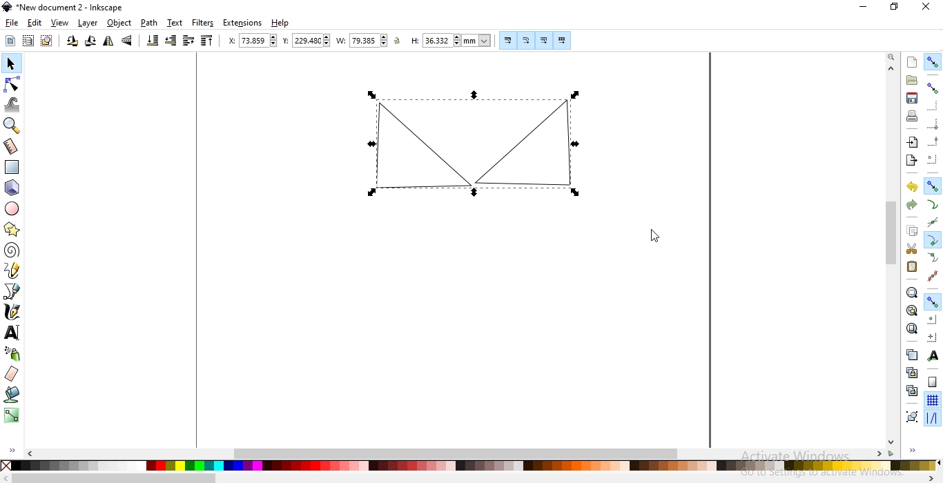 Image resolution: width=943 pixels, height=483 pixels. What do you see at coordinates (13, 293) in the screenshot?
I see `draw bezier curves and straight lines` at bounding box center [13, 293].